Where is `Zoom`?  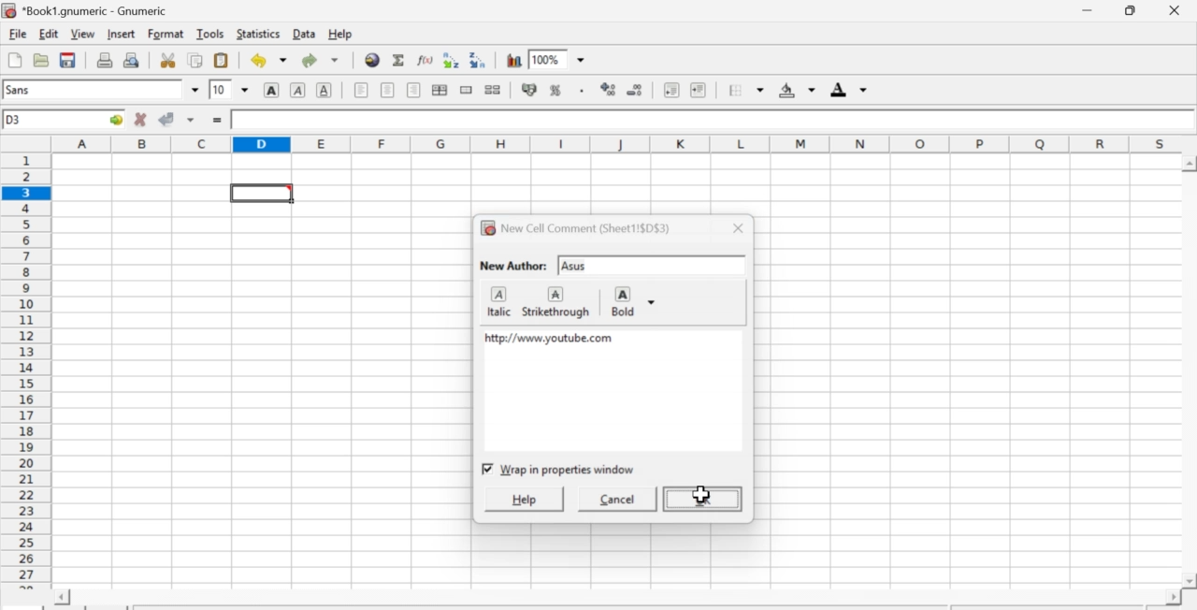
Zoom is located at coordinates (548, 58).